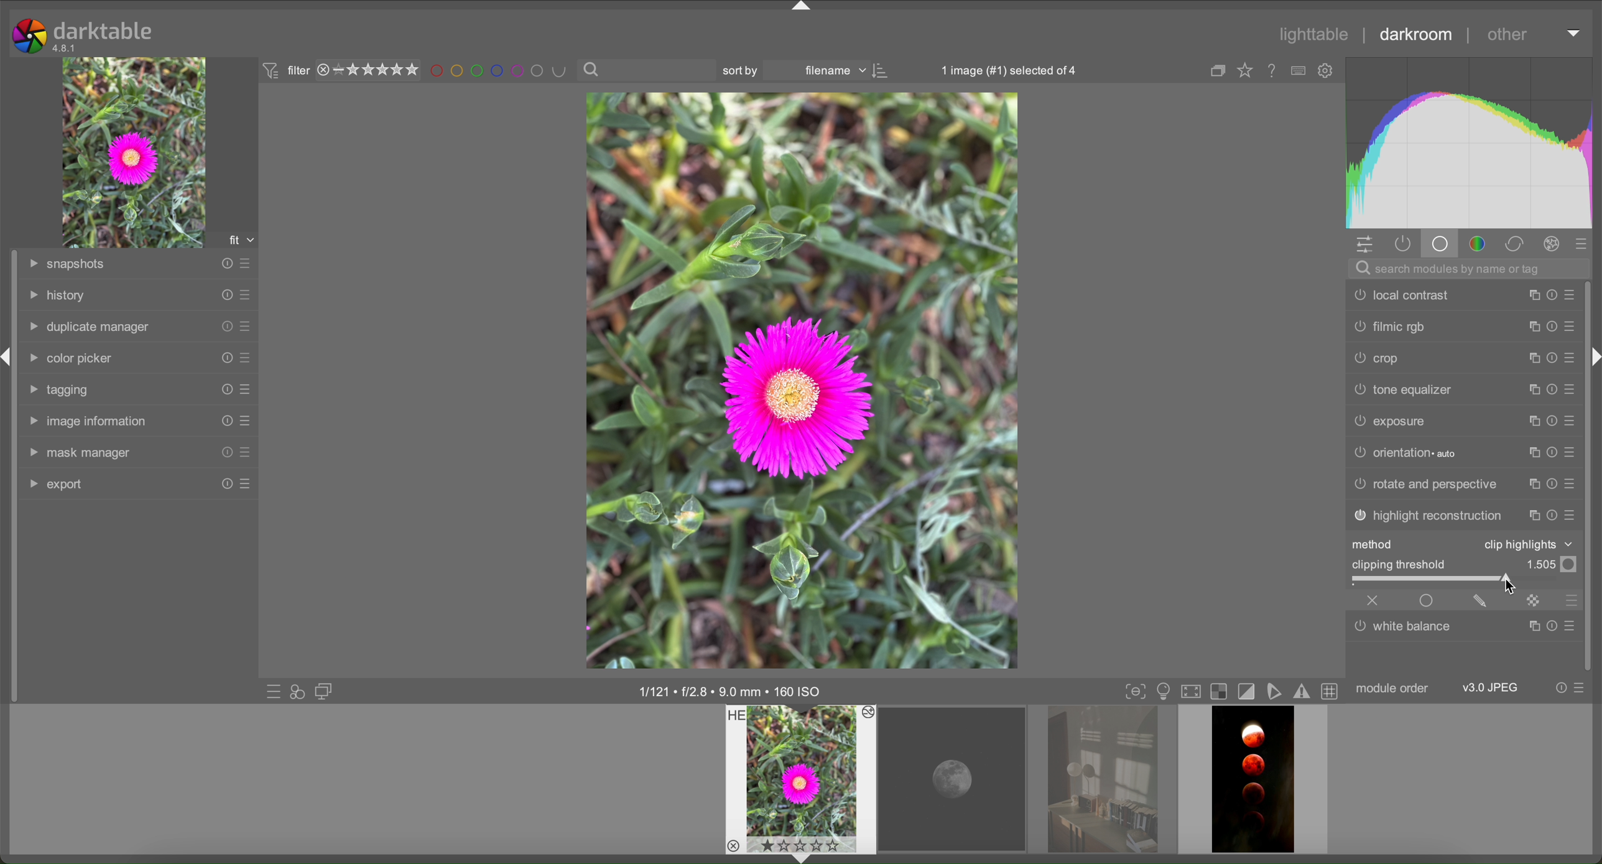 The image size is (1602, 864). What do you see at coordinates (224, 356) in the screenshot?
I see `reset presets` at bounding box center [224, 356].